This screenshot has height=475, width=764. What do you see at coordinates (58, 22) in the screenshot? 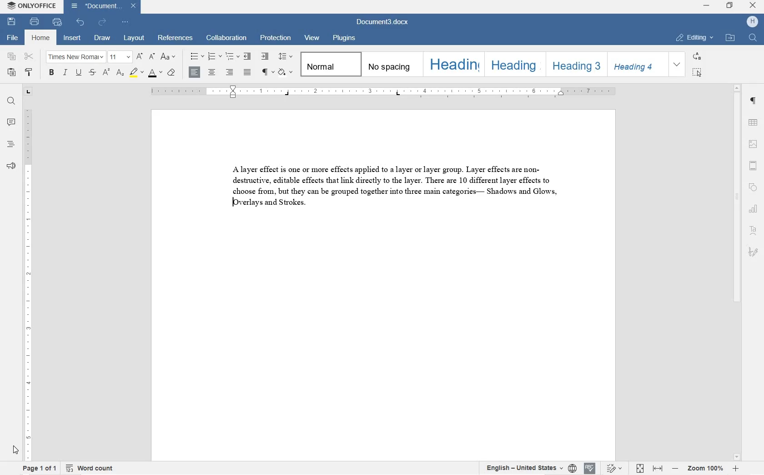
I see `quick print` at bounding box center [58, 22].